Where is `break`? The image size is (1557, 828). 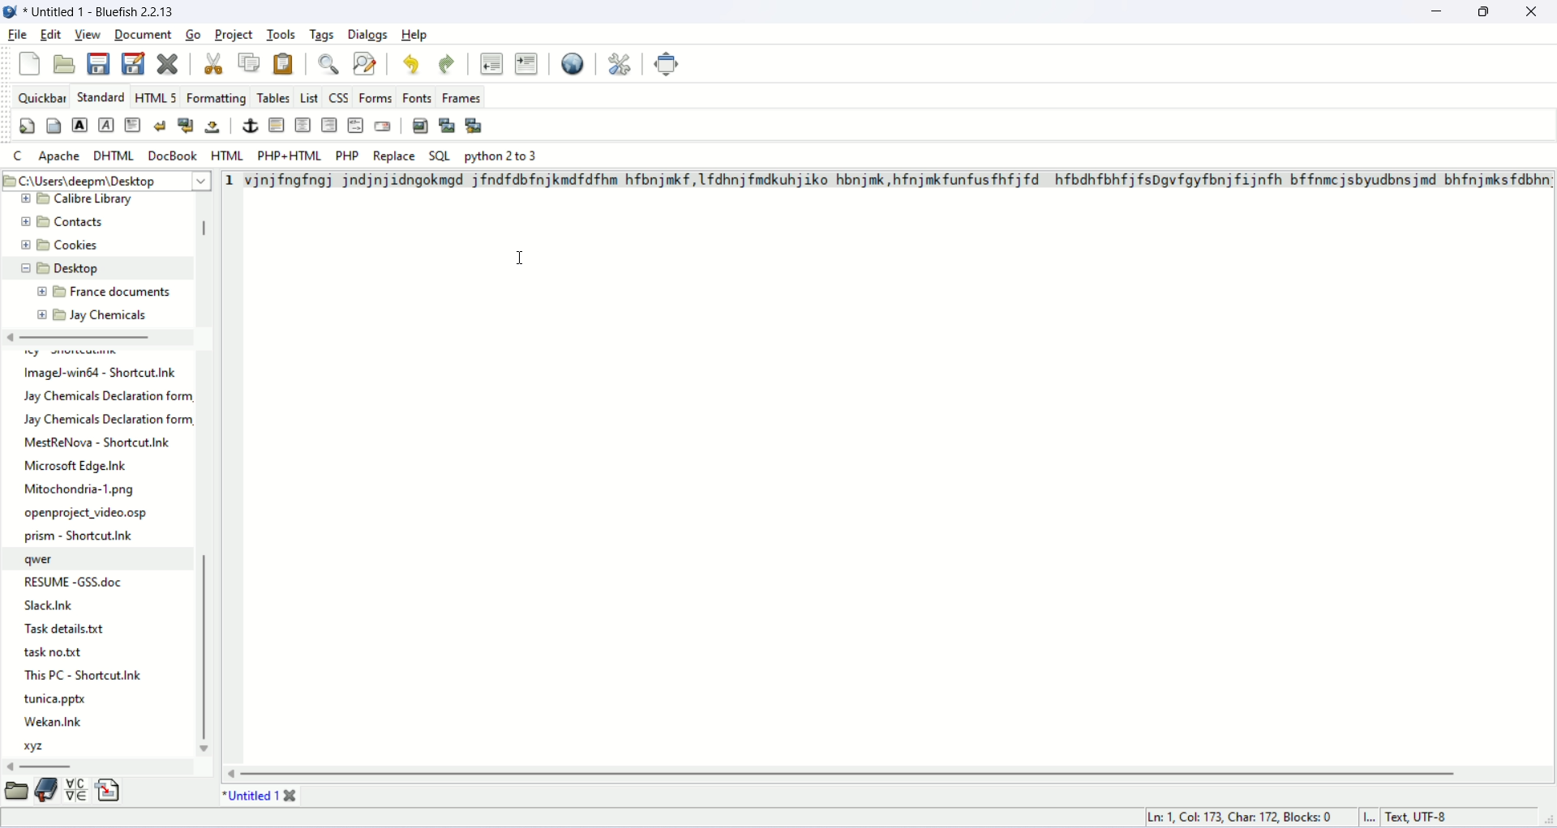
break is located at coordinates (159, 126).